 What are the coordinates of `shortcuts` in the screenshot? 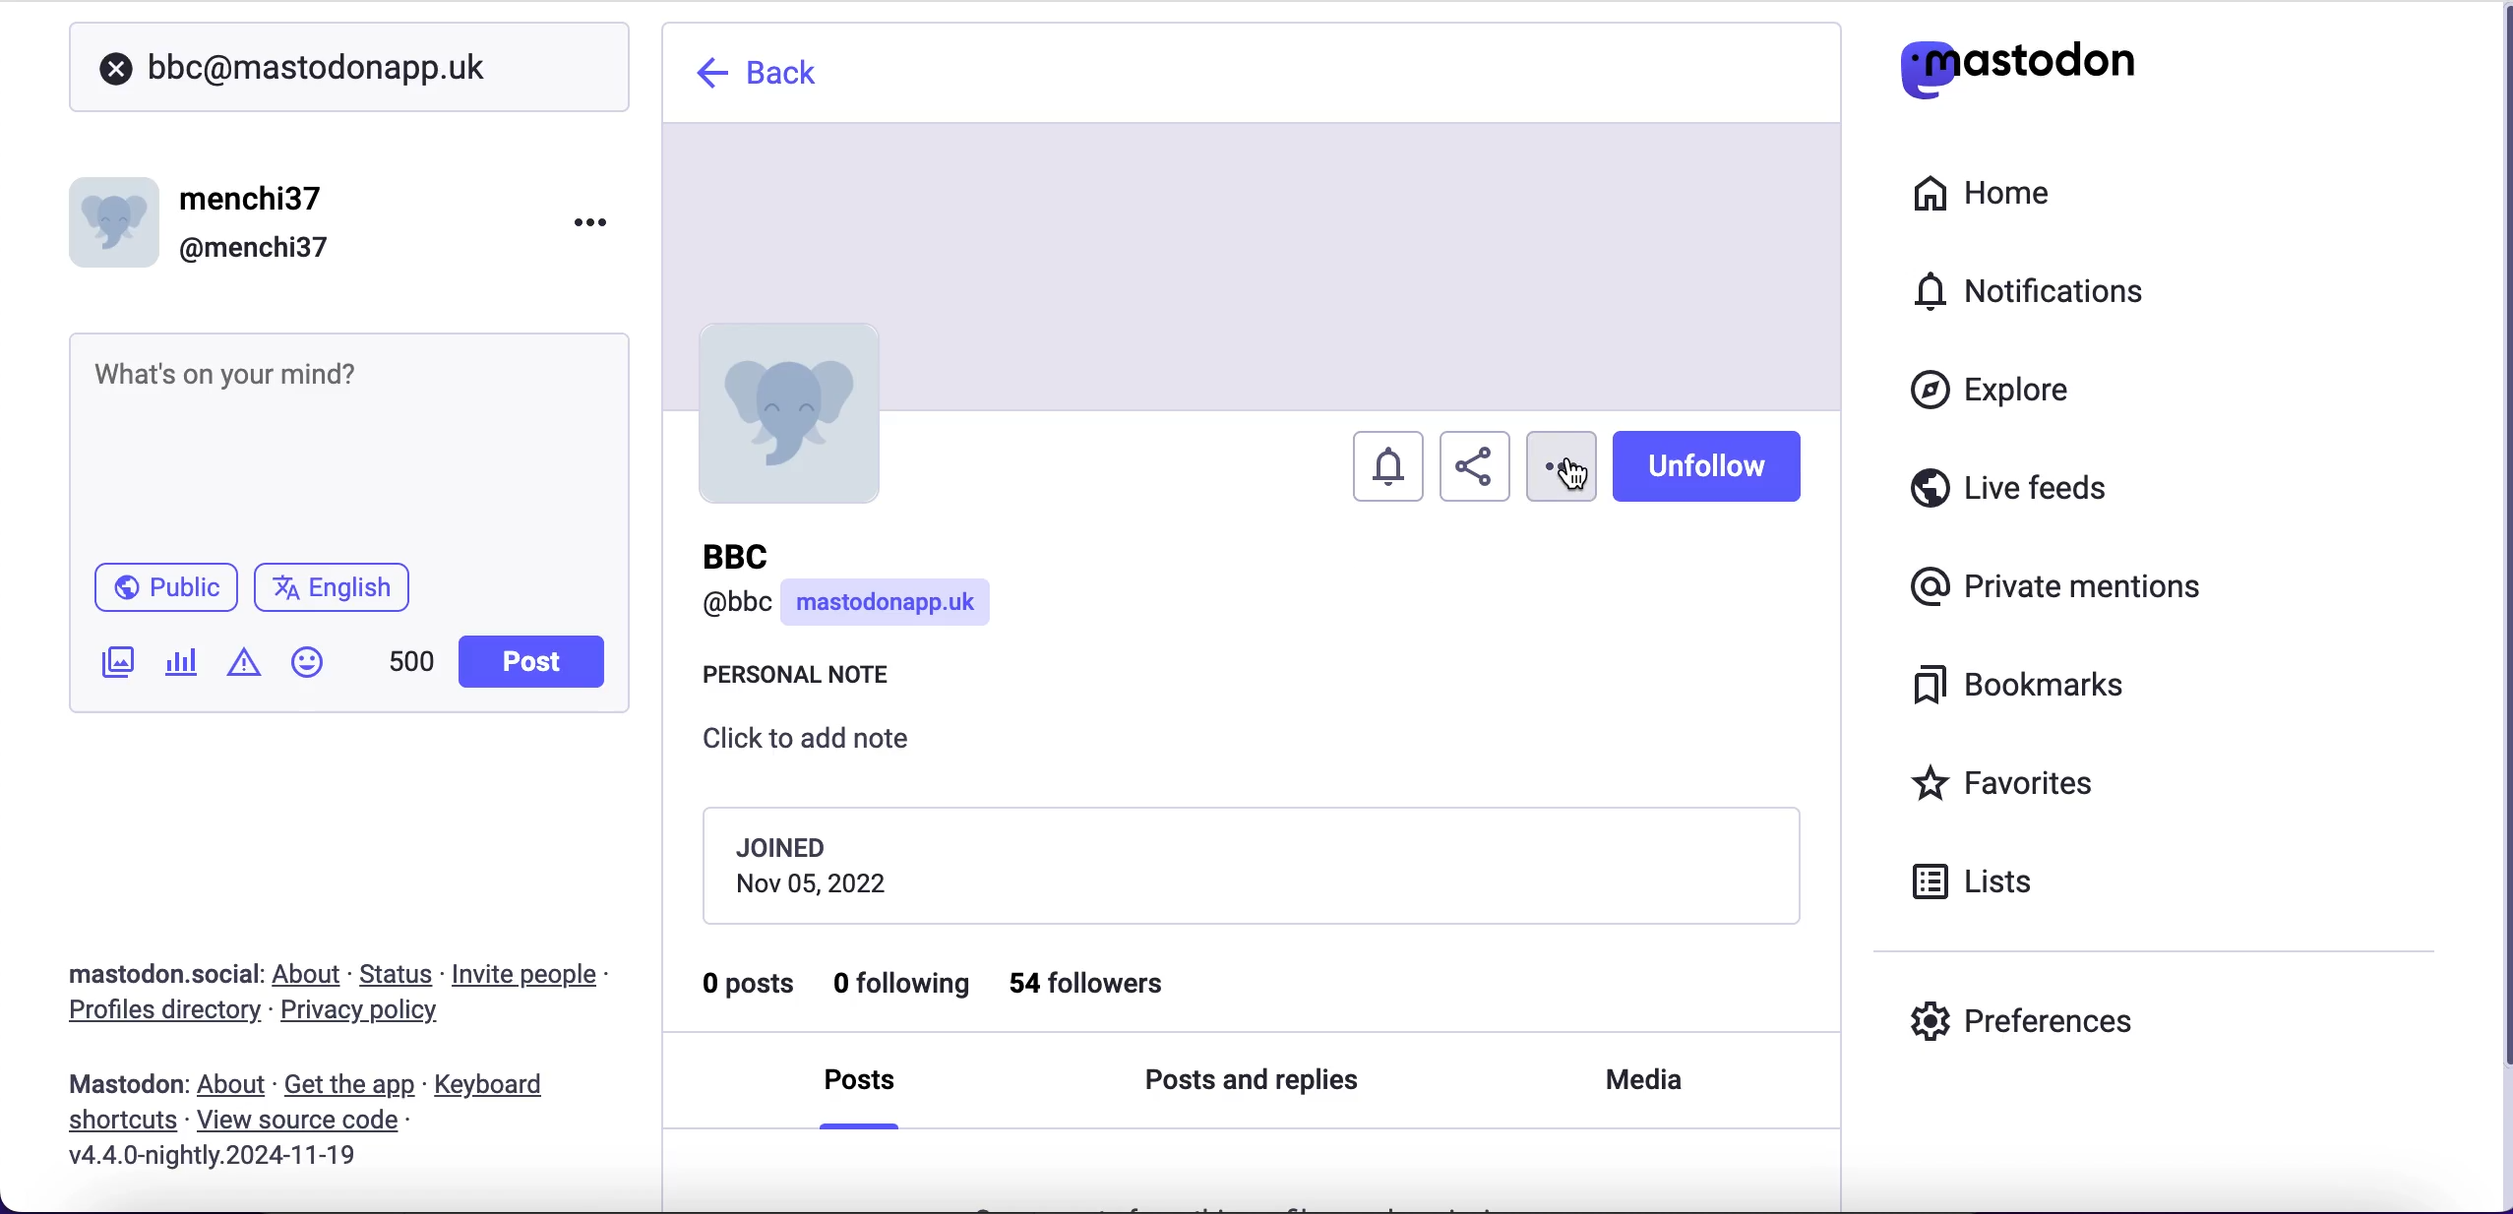 It's located at (116, 1122).